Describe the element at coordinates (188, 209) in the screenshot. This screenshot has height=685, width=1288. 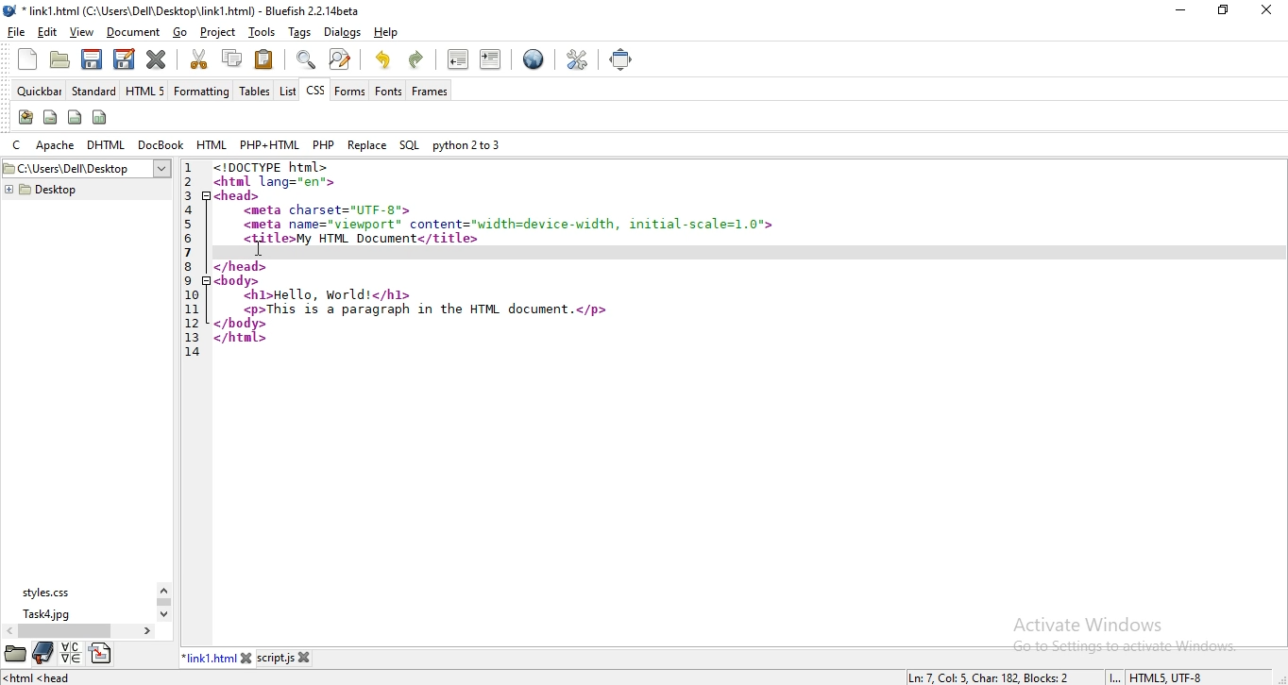
I see `4` at that location.